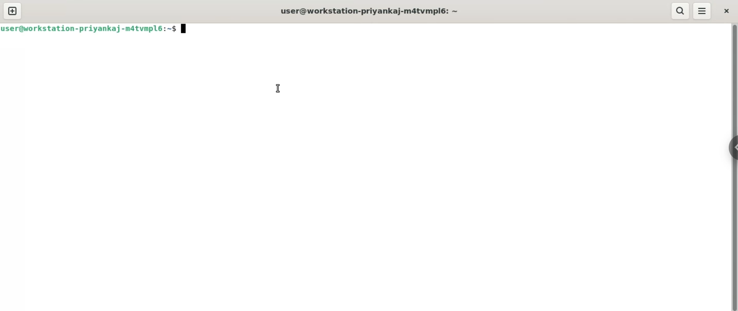  I want to click on  user@workstation-priyanka-m4tvmpl6:~, so click(96, 28).